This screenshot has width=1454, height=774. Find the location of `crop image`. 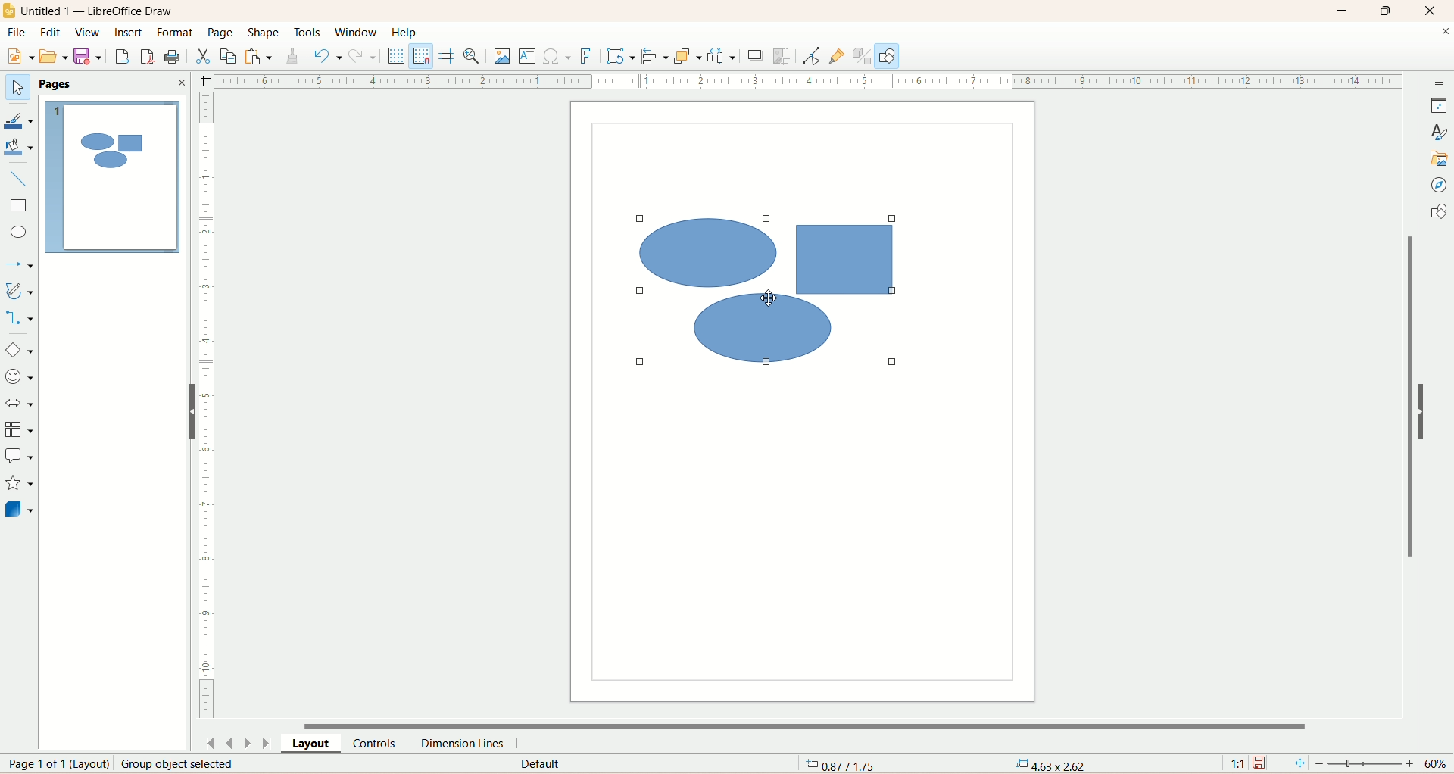

crop image is located at coordinates (782, 57).